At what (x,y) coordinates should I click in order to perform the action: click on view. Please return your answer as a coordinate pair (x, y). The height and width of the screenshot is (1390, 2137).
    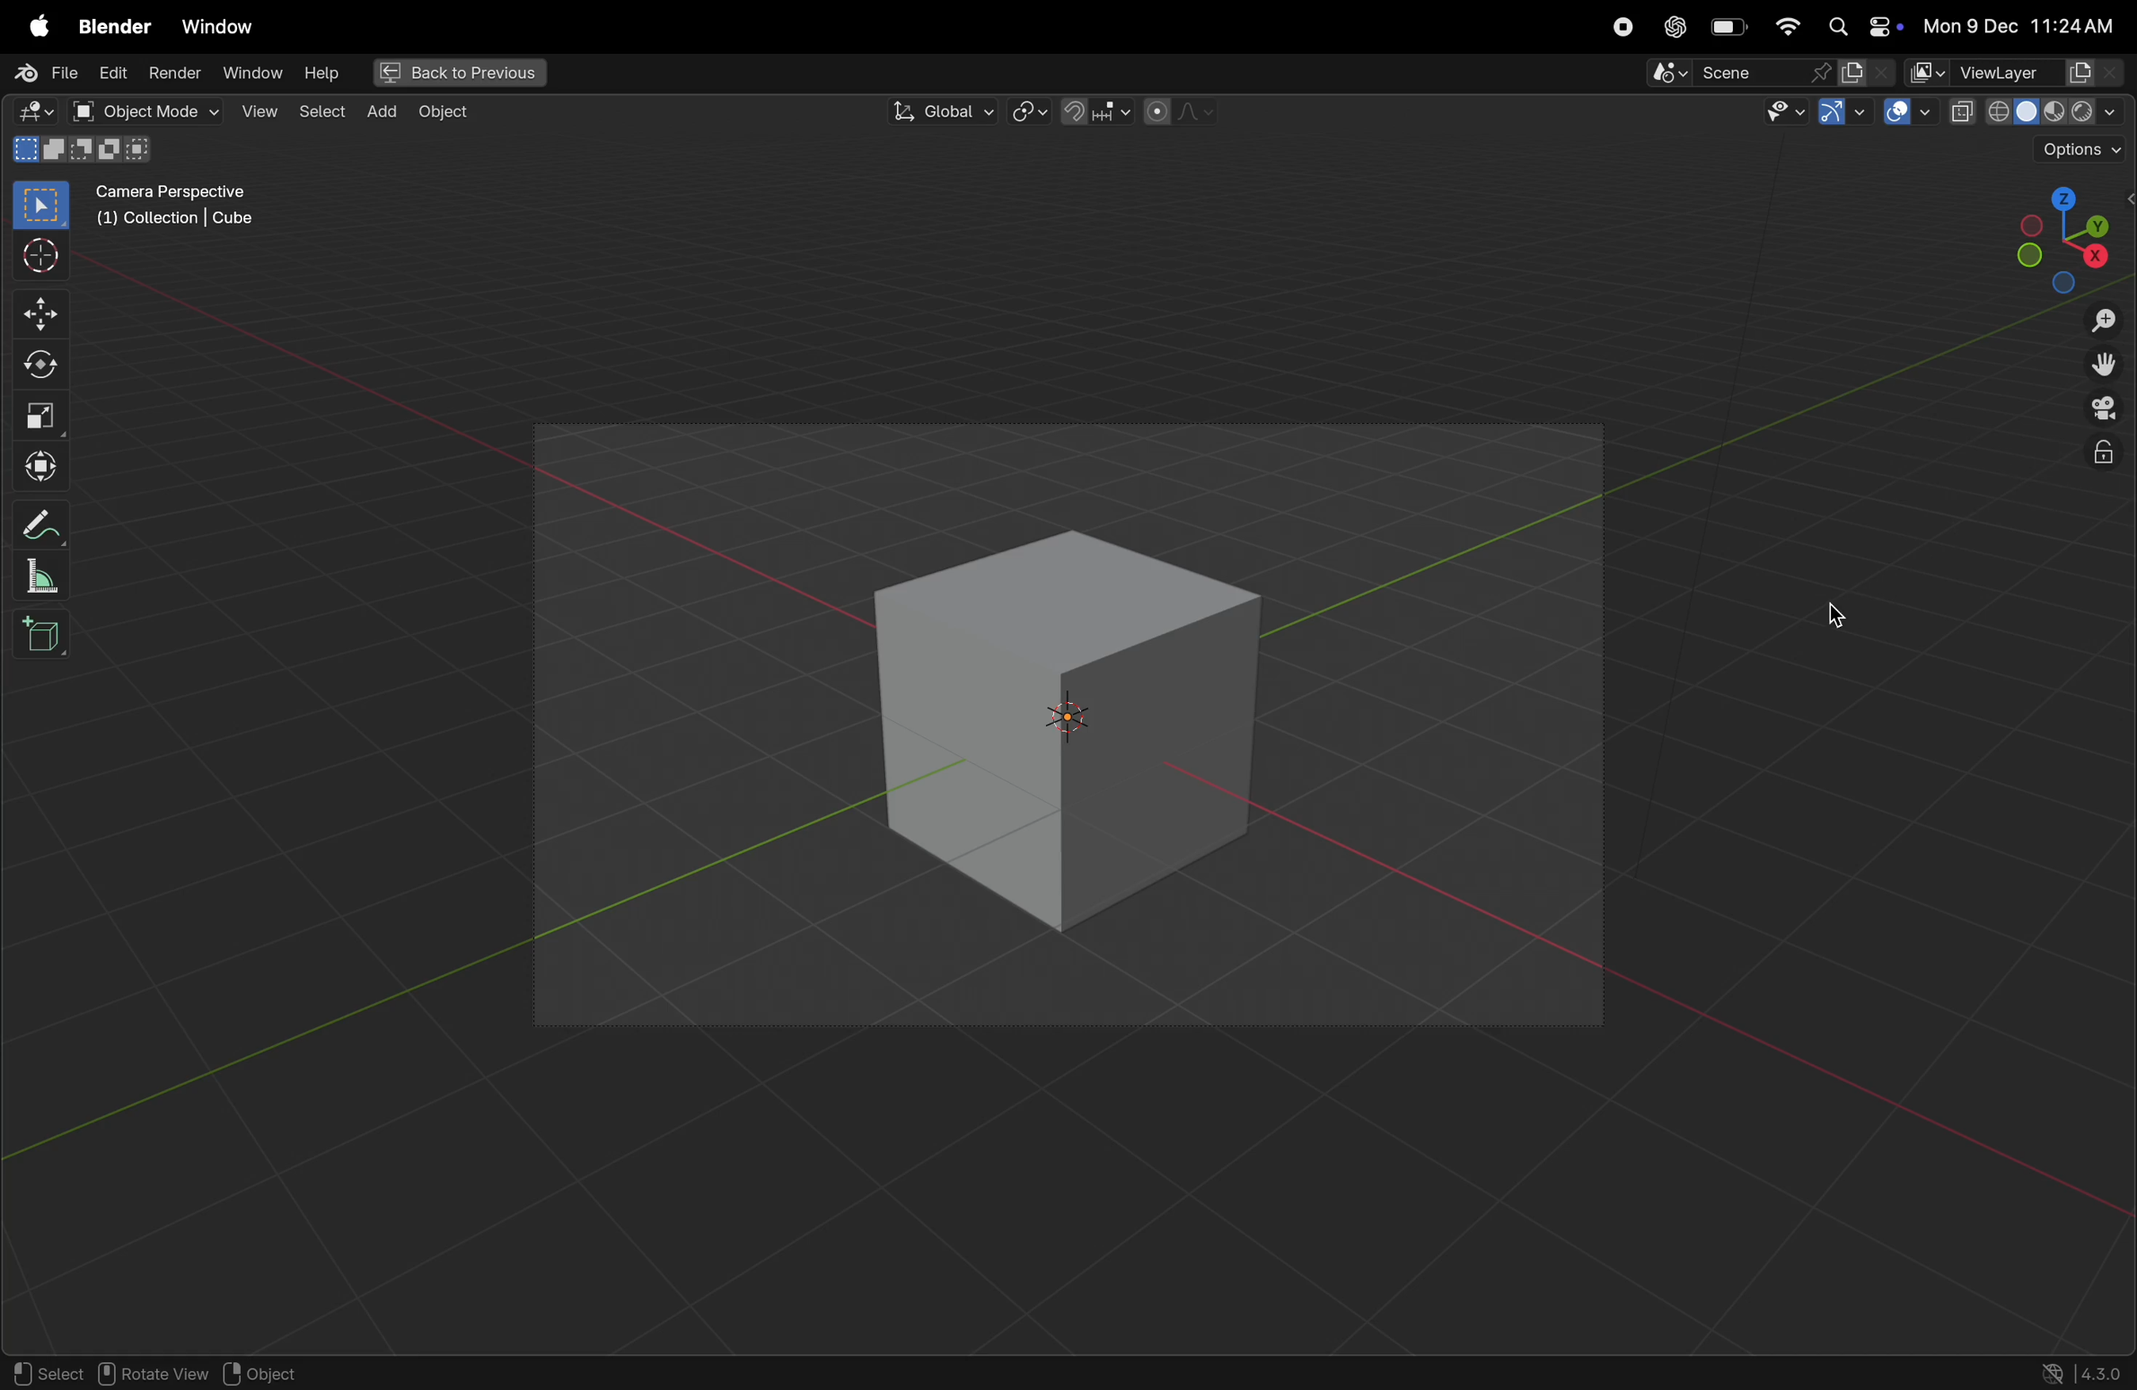
    Looking at the image, I should click on (254, 110).